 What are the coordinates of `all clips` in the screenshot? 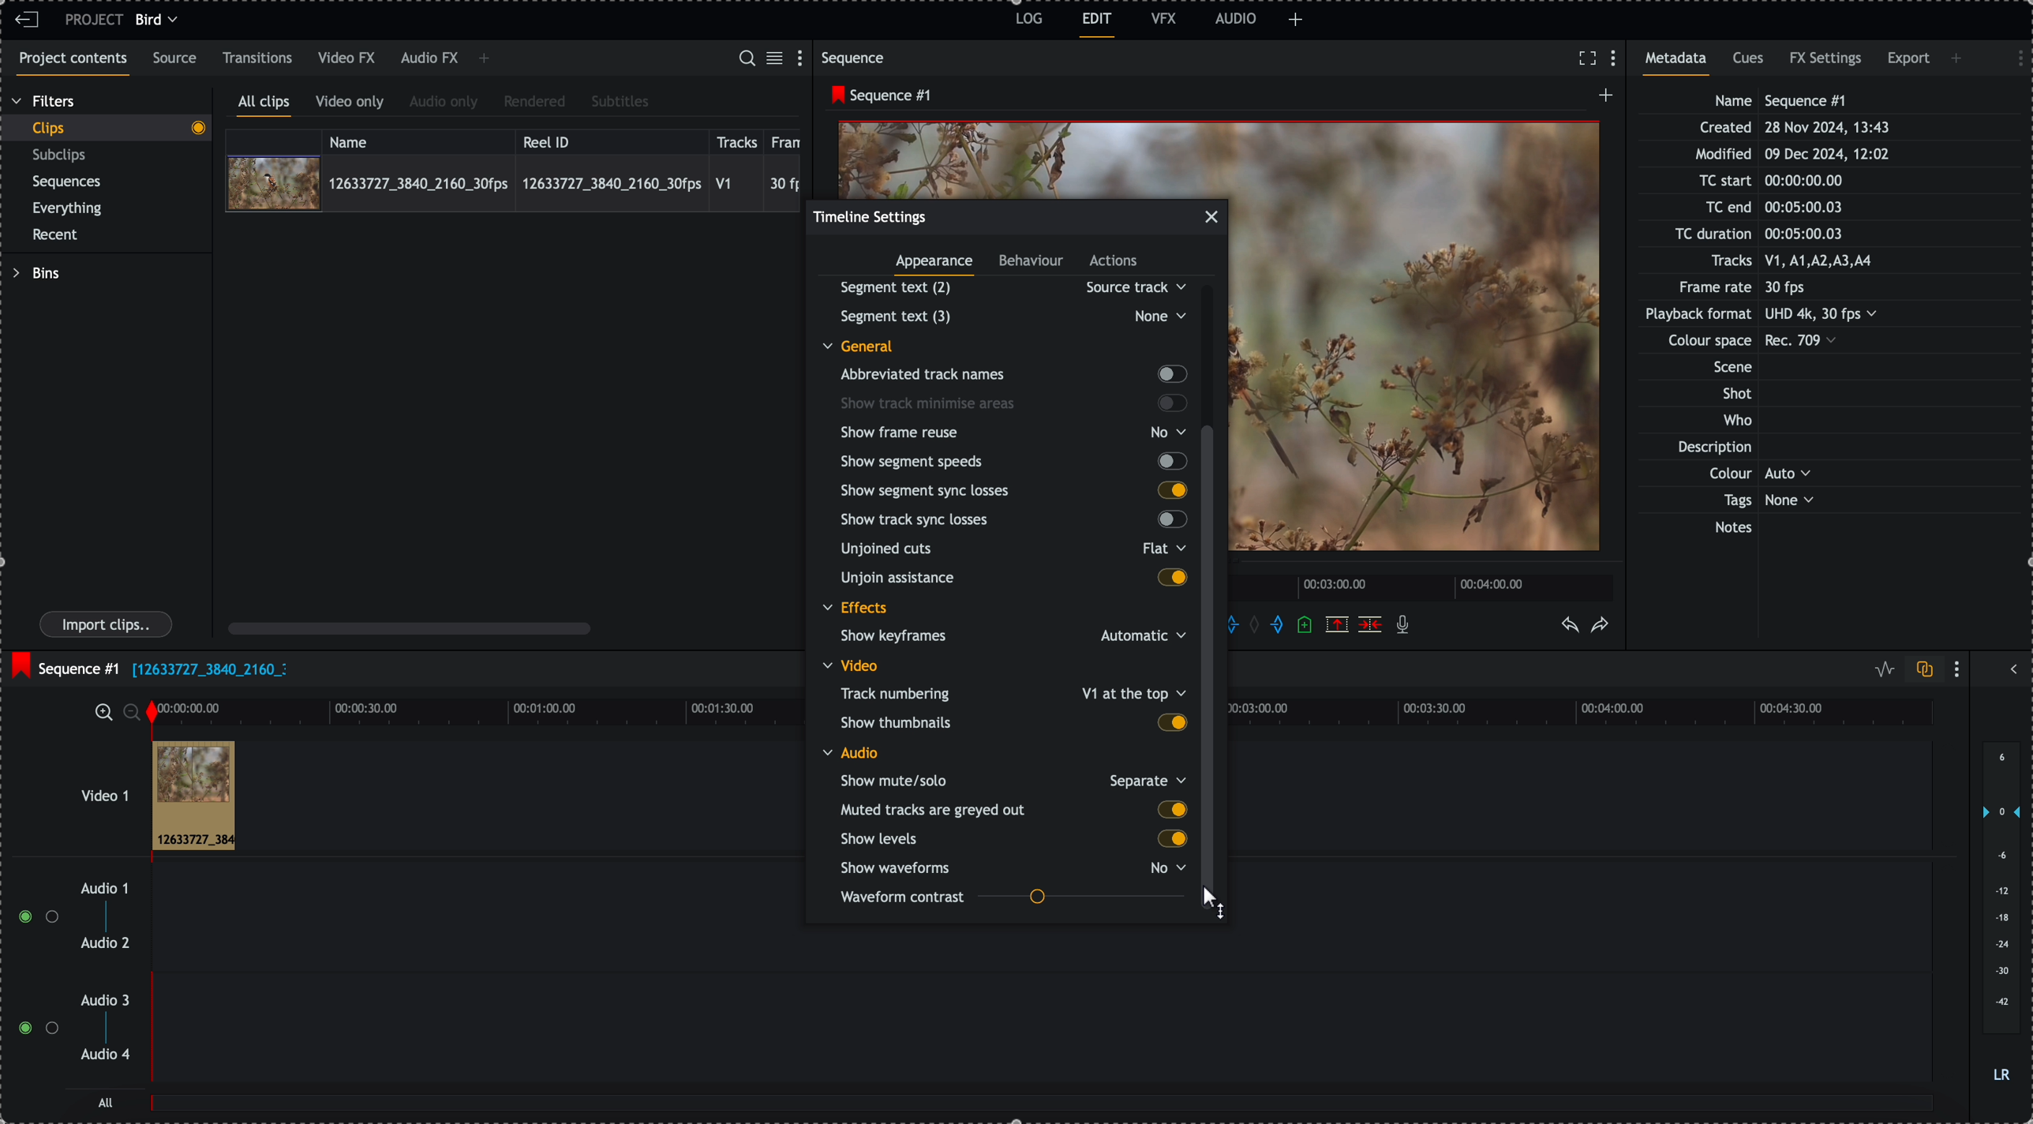 It's located at (264, 105).